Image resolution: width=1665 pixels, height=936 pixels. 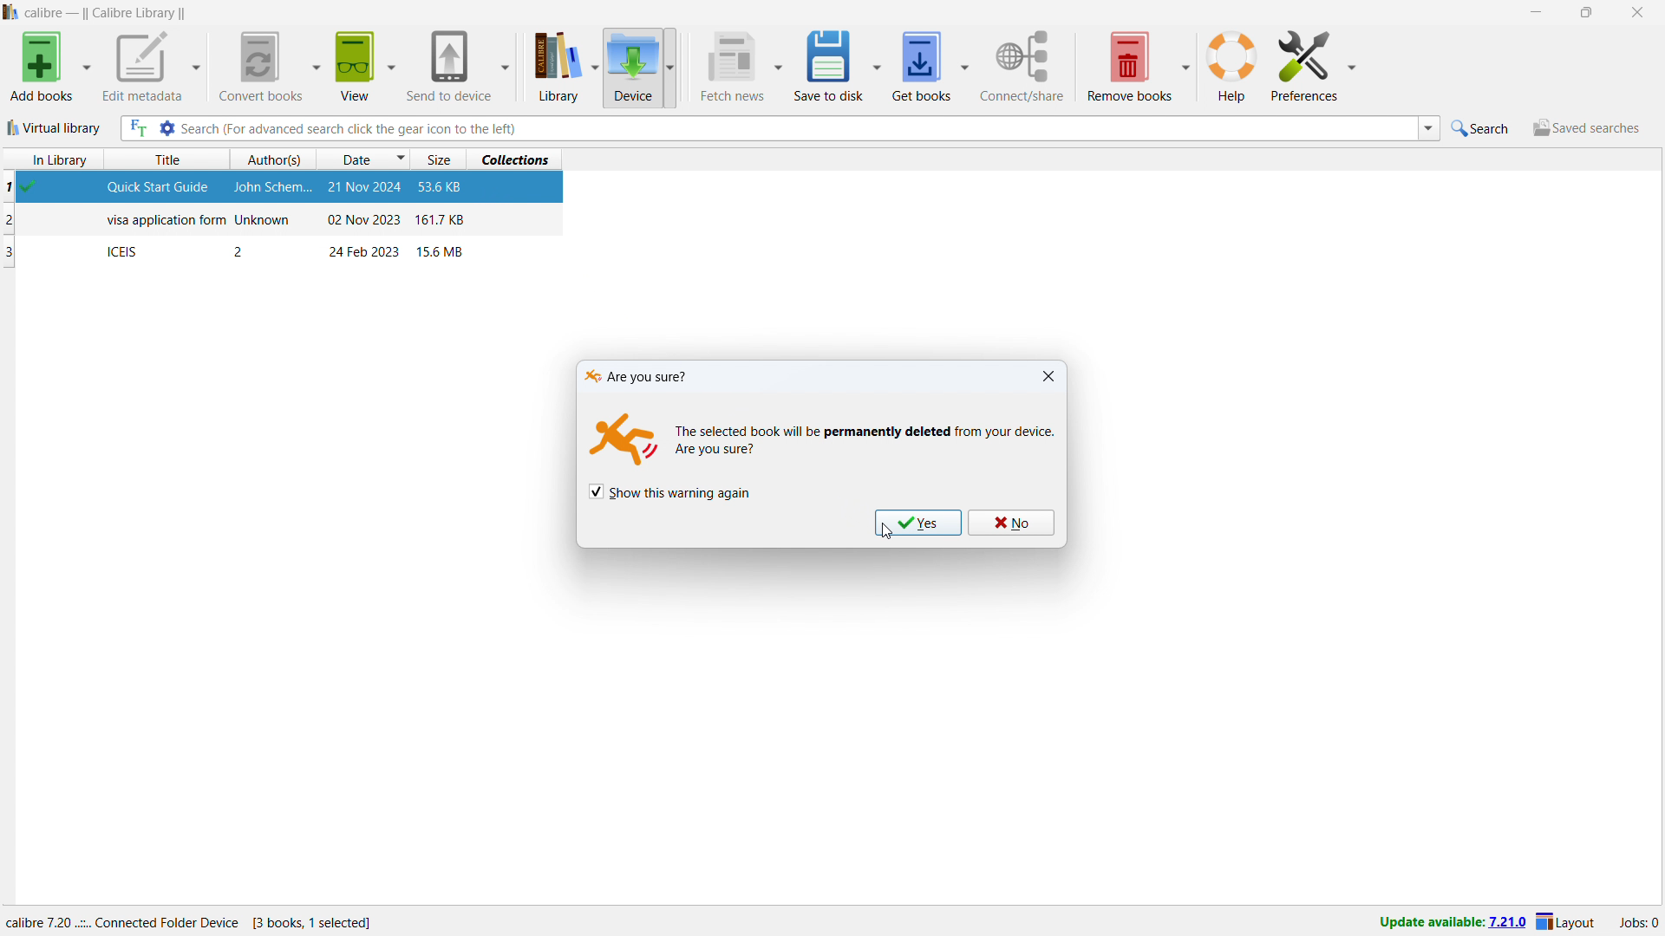 What do you see at coordinates (1483, 128) in the screenshot?
I see `quick search` at bounding box center [1483, 128].